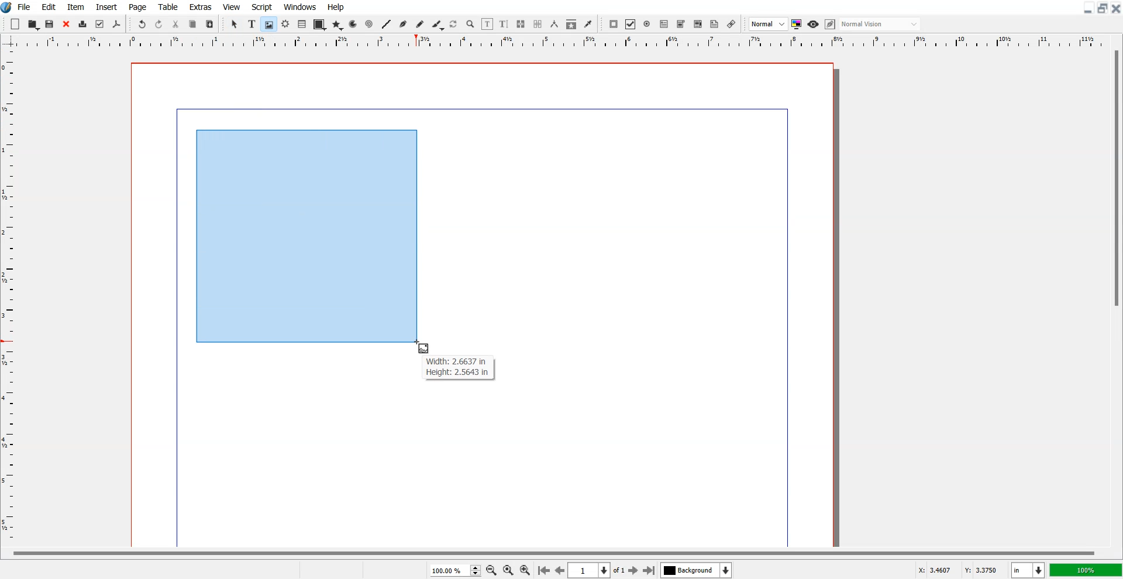 The height and width of the screenshot is (579, 1123). Describe the element at coordinates (7, 8) in the screenshot. I see `Logo` at that location.